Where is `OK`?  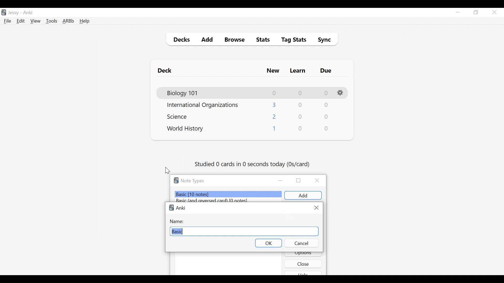
OK is located at coordinates (269, 243).